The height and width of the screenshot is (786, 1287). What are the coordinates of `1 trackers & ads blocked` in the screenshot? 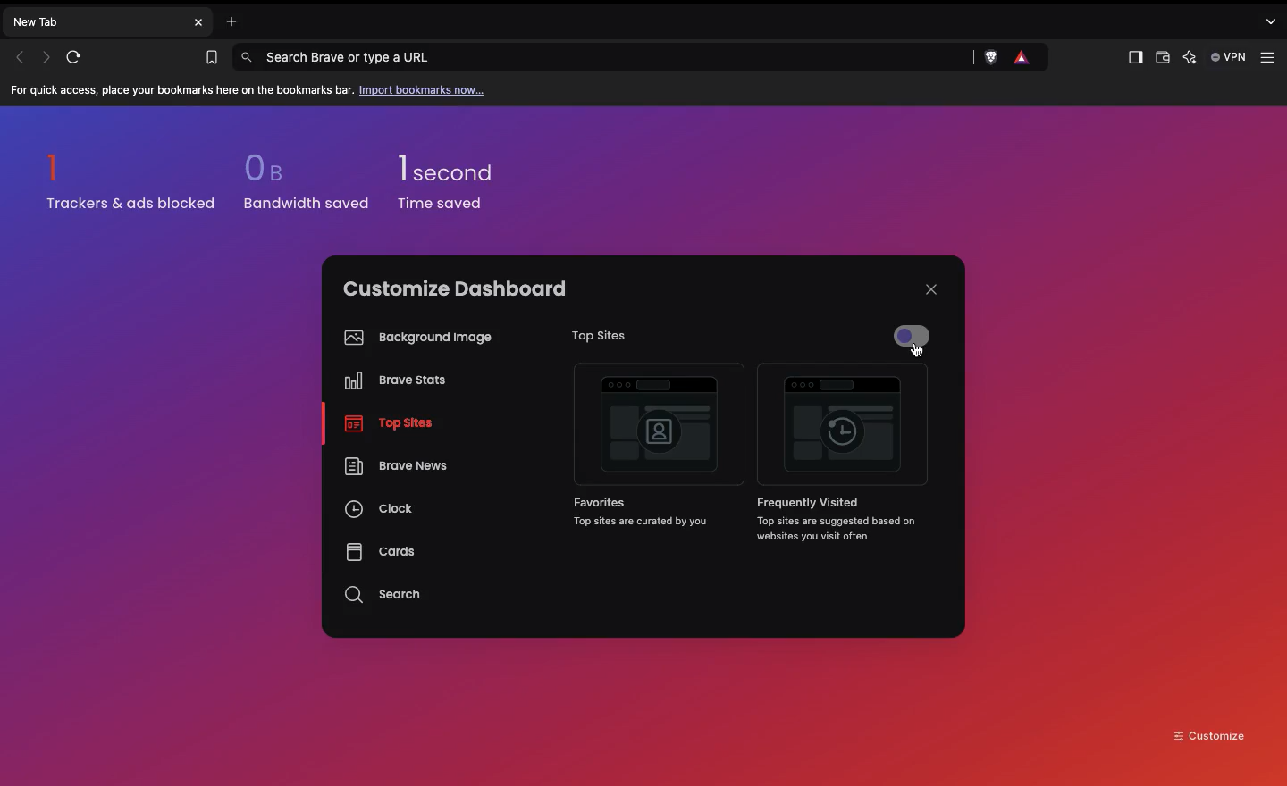 It's located at (131, 181).